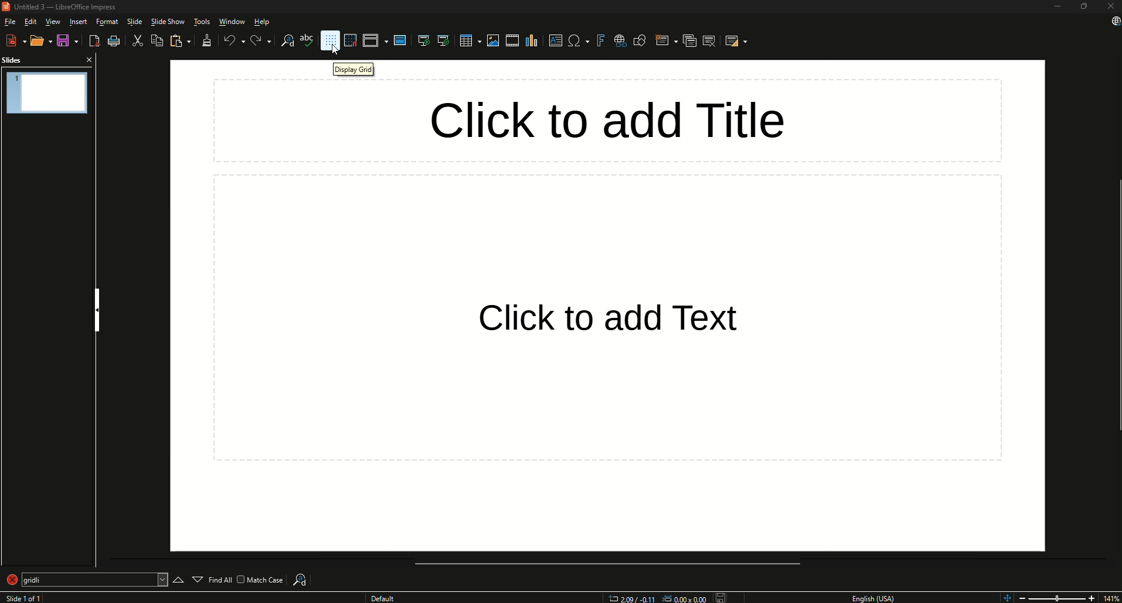 The image size is (1122, 603). Describe the element at coordinates (603, 564) in the screenshot. I see `Scroll` at that location.